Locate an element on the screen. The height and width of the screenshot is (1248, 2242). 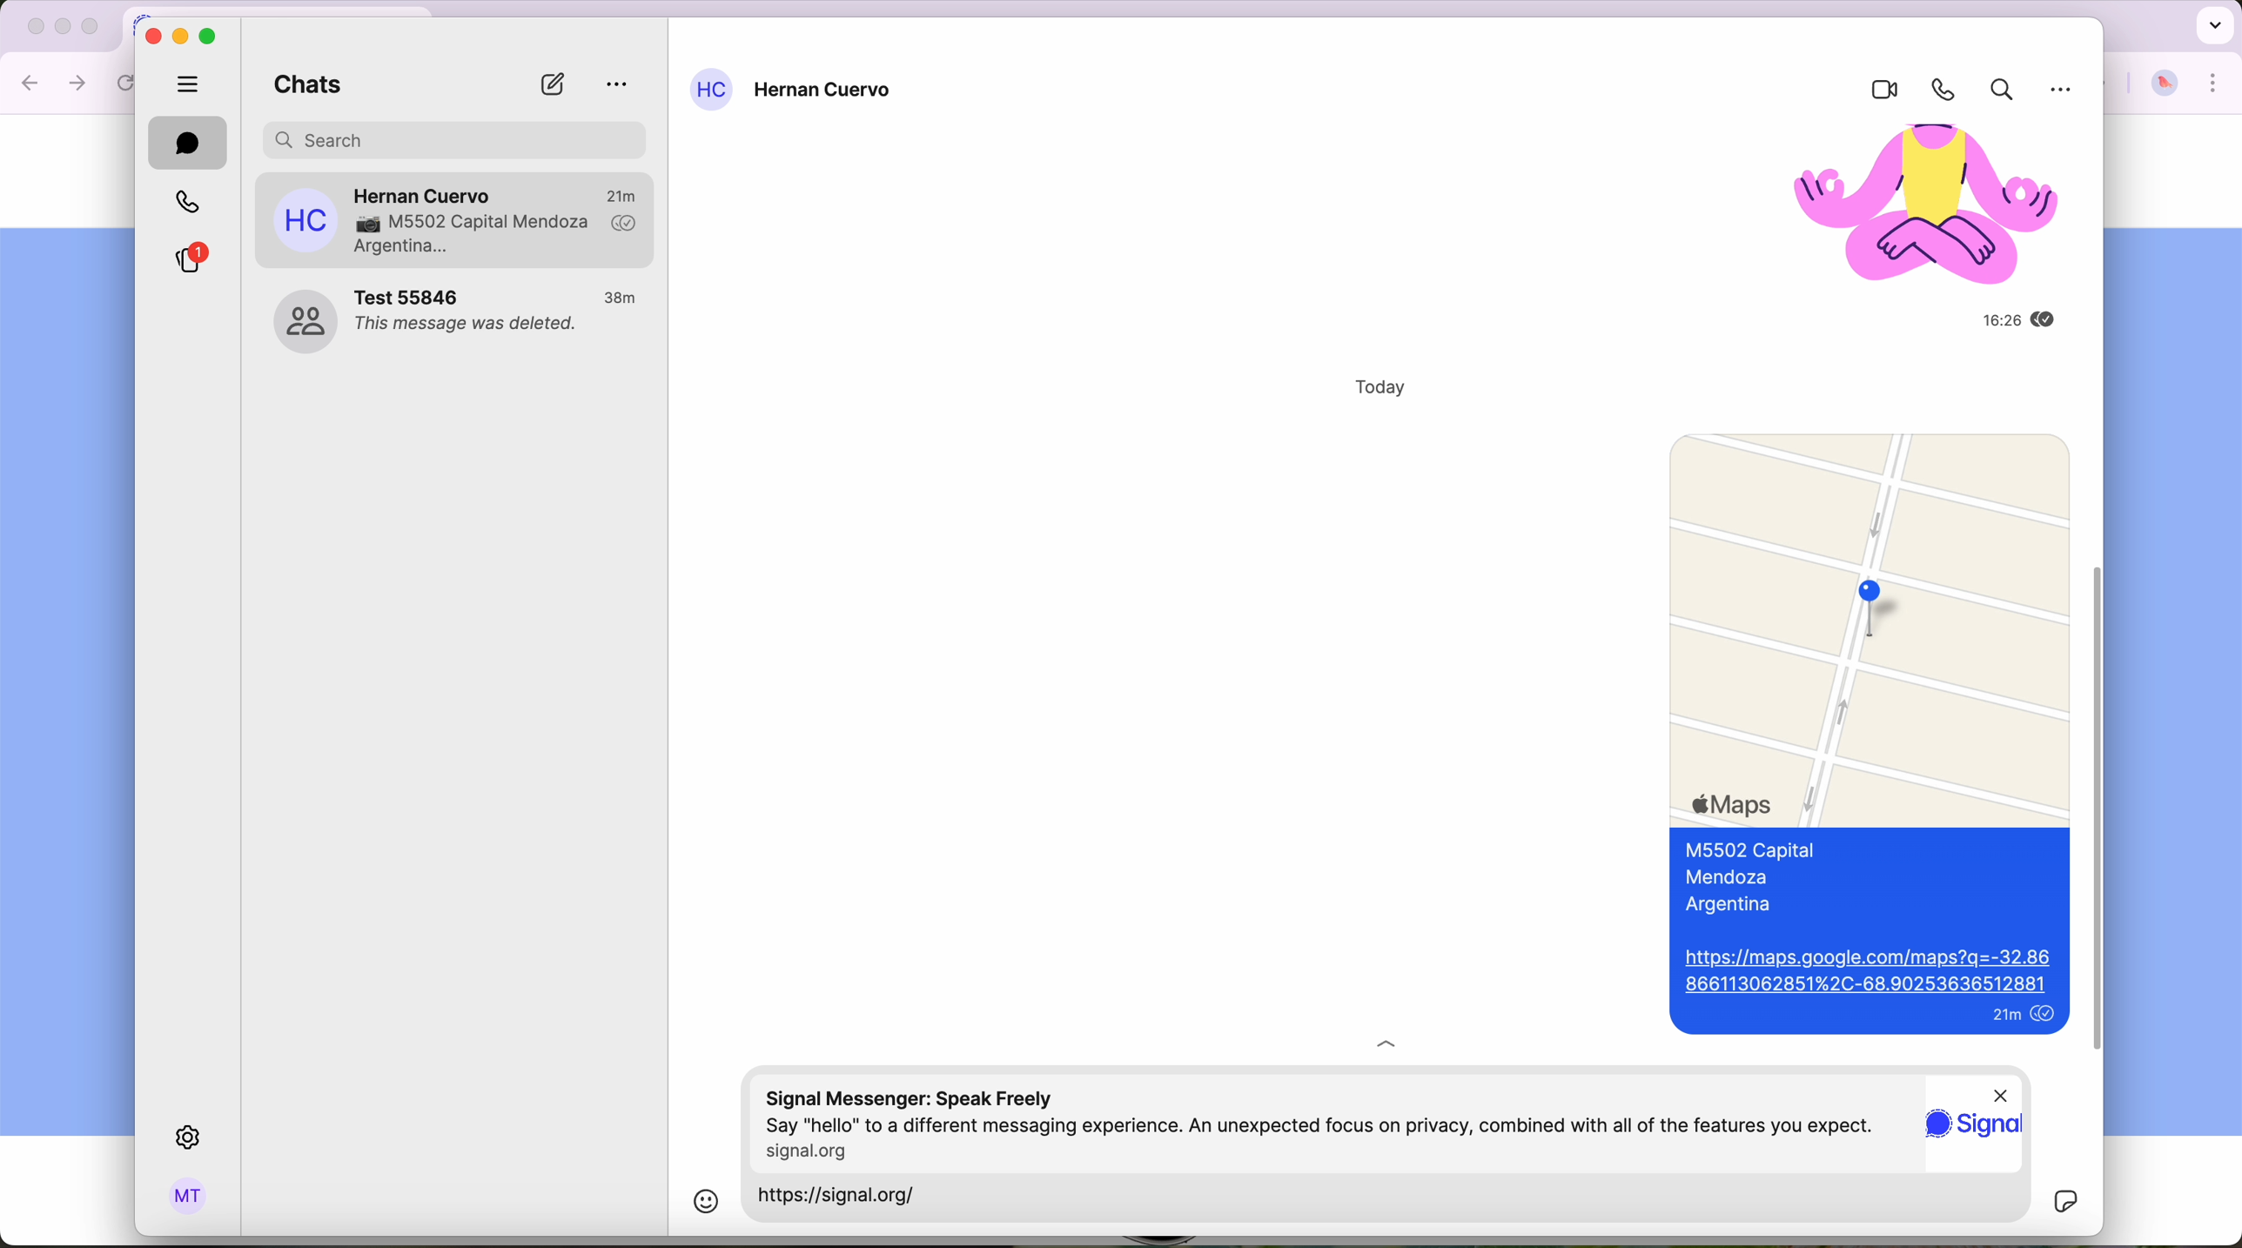
https://maps.google.com/maps?q=-32.86
866113062851%2C-68.90253636512881 is located at coordinates (1867, 970).